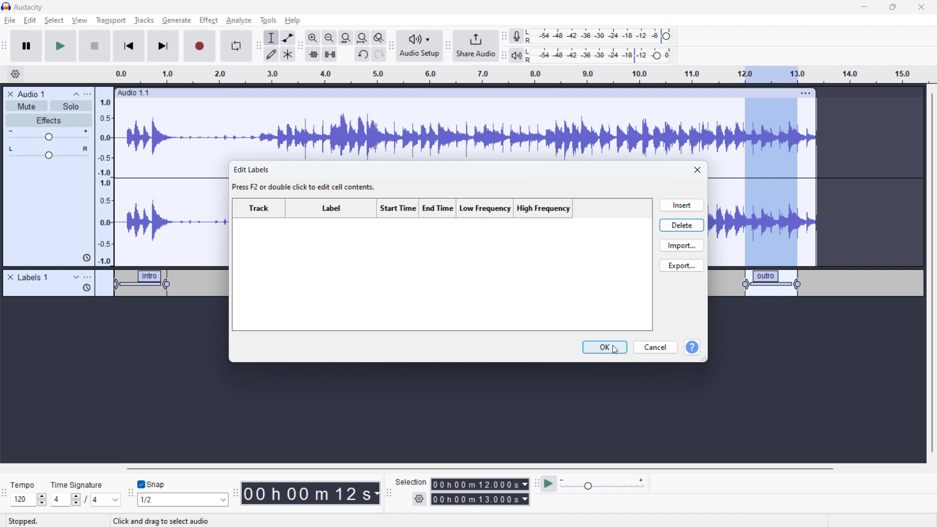 The height and width of the screenshot is (527, 937). What do you see at coordinates (10, 94) in the screenshot?
I see `remove track` at bounding box center [10, 94].